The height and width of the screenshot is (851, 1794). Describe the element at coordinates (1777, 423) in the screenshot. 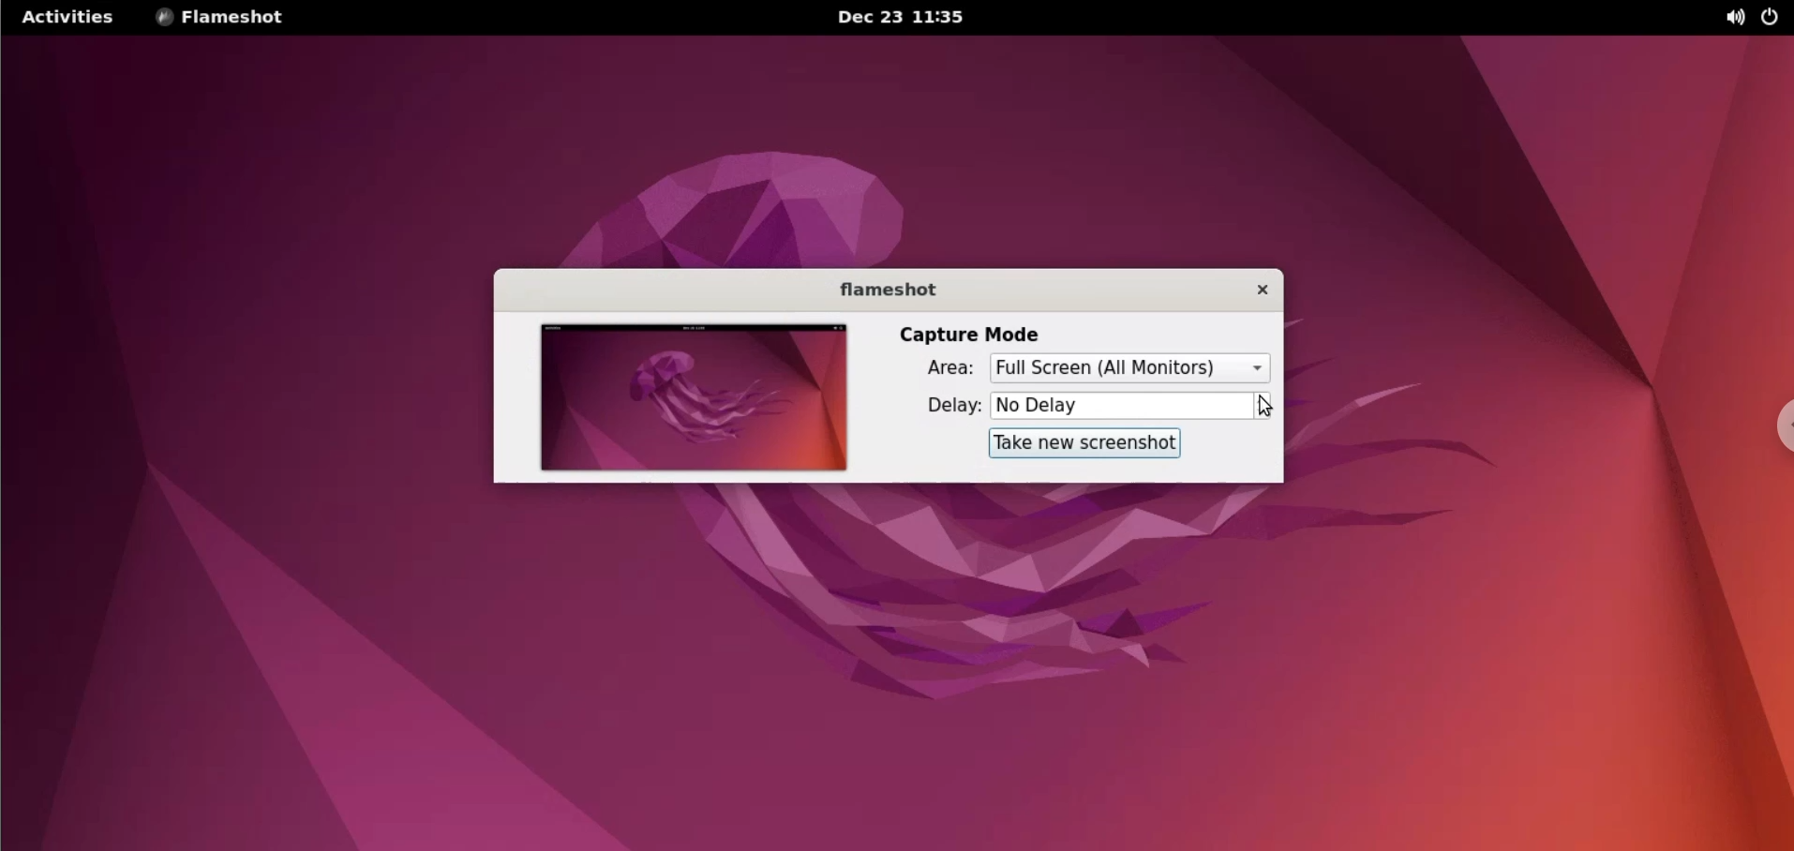

I see `chrome options` at that location.